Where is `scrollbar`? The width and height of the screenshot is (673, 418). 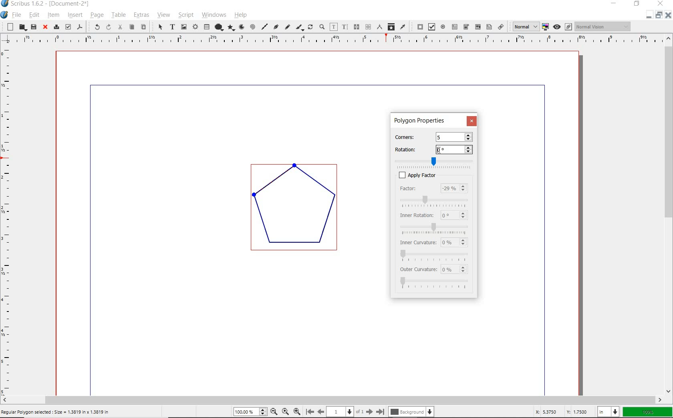
scrollbar is located at coordinates (669, 215).